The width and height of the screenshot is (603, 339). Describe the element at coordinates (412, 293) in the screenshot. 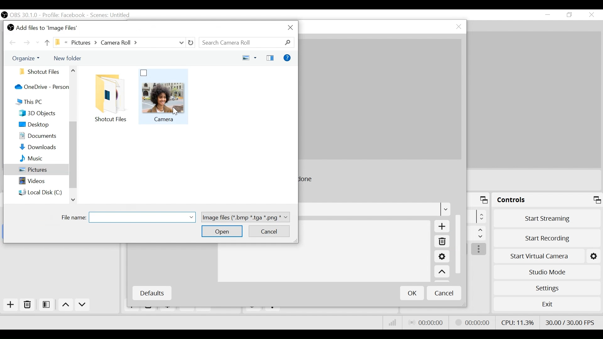

I see `OK` at that location.